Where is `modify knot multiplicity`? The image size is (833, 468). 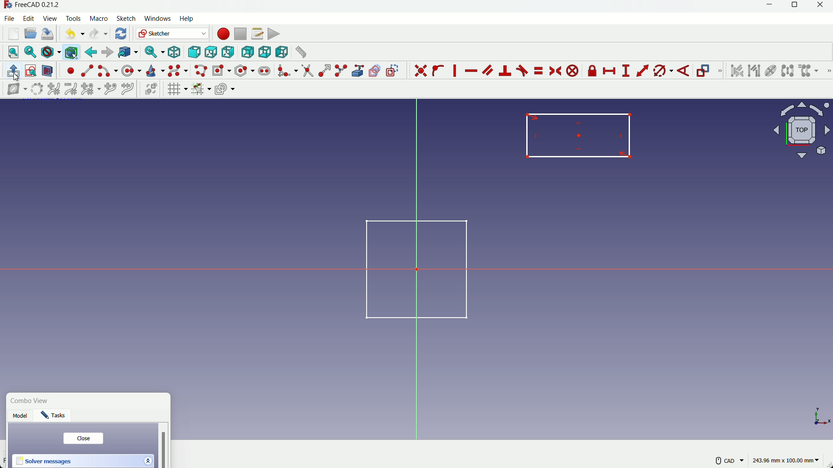
modify knot multiplicity is located at coordinates (90, 88).